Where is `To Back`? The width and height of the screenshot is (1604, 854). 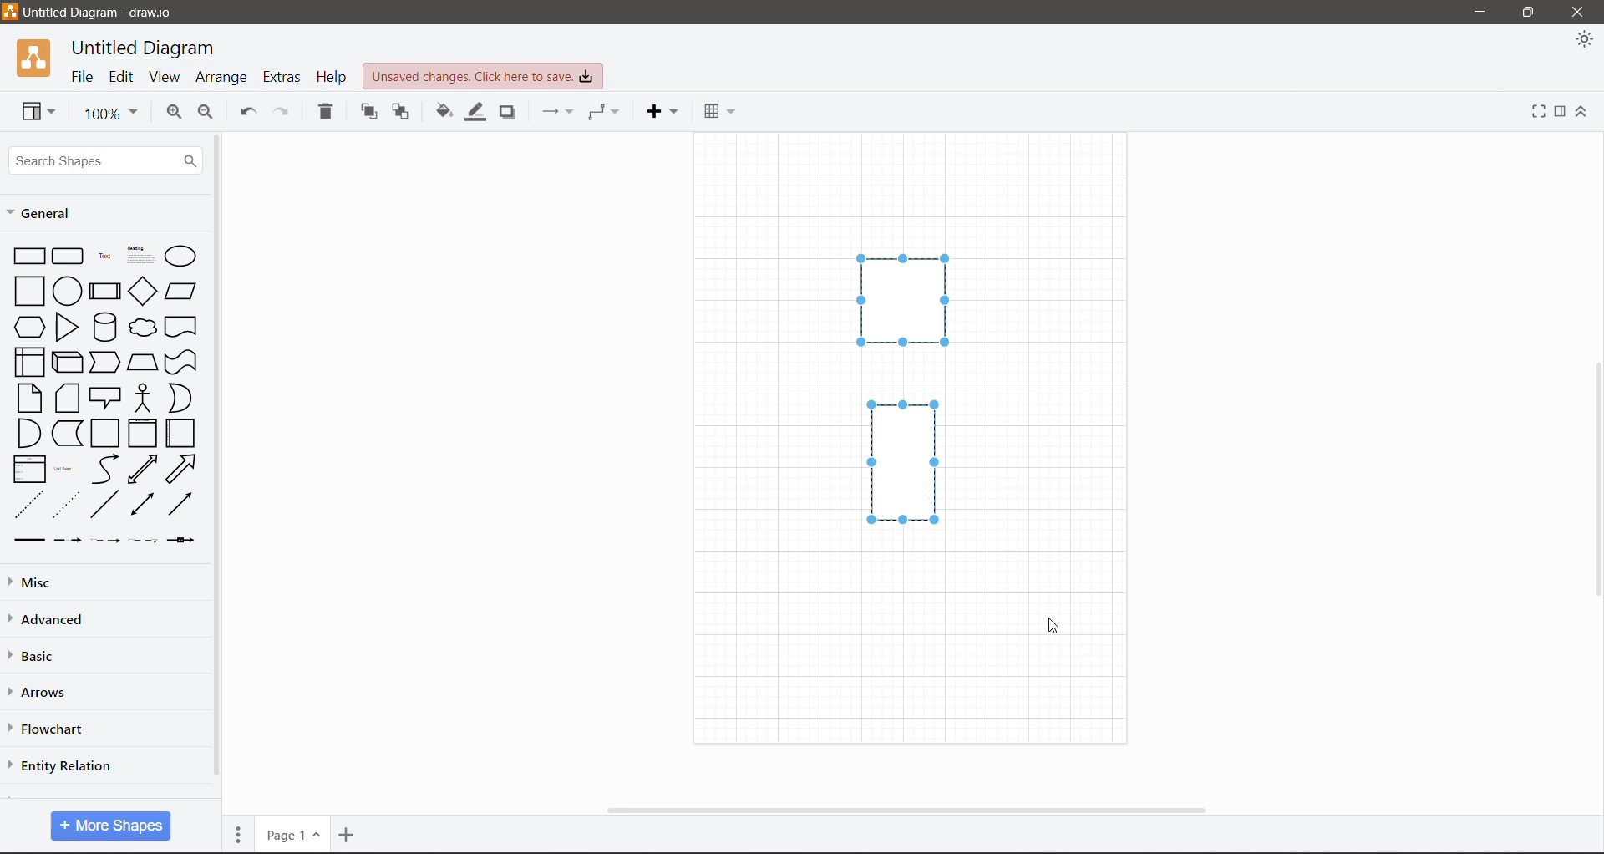
To Back is located at coordinates (399, 113).